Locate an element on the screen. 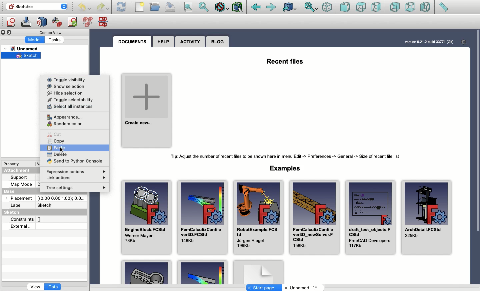 The width and height of the screenshot is (480, 291). Unnamed is located at coordinates (24, 49).